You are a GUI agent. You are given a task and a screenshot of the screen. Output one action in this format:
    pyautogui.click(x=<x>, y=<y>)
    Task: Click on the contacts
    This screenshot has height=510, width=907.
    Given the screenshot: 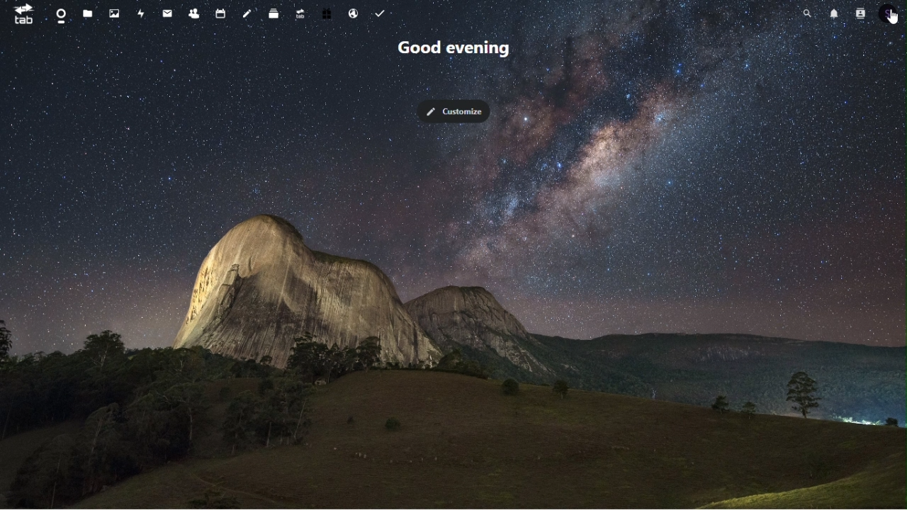 What is the action you would take?
    pyautogui.click(x=194, y=12)
    